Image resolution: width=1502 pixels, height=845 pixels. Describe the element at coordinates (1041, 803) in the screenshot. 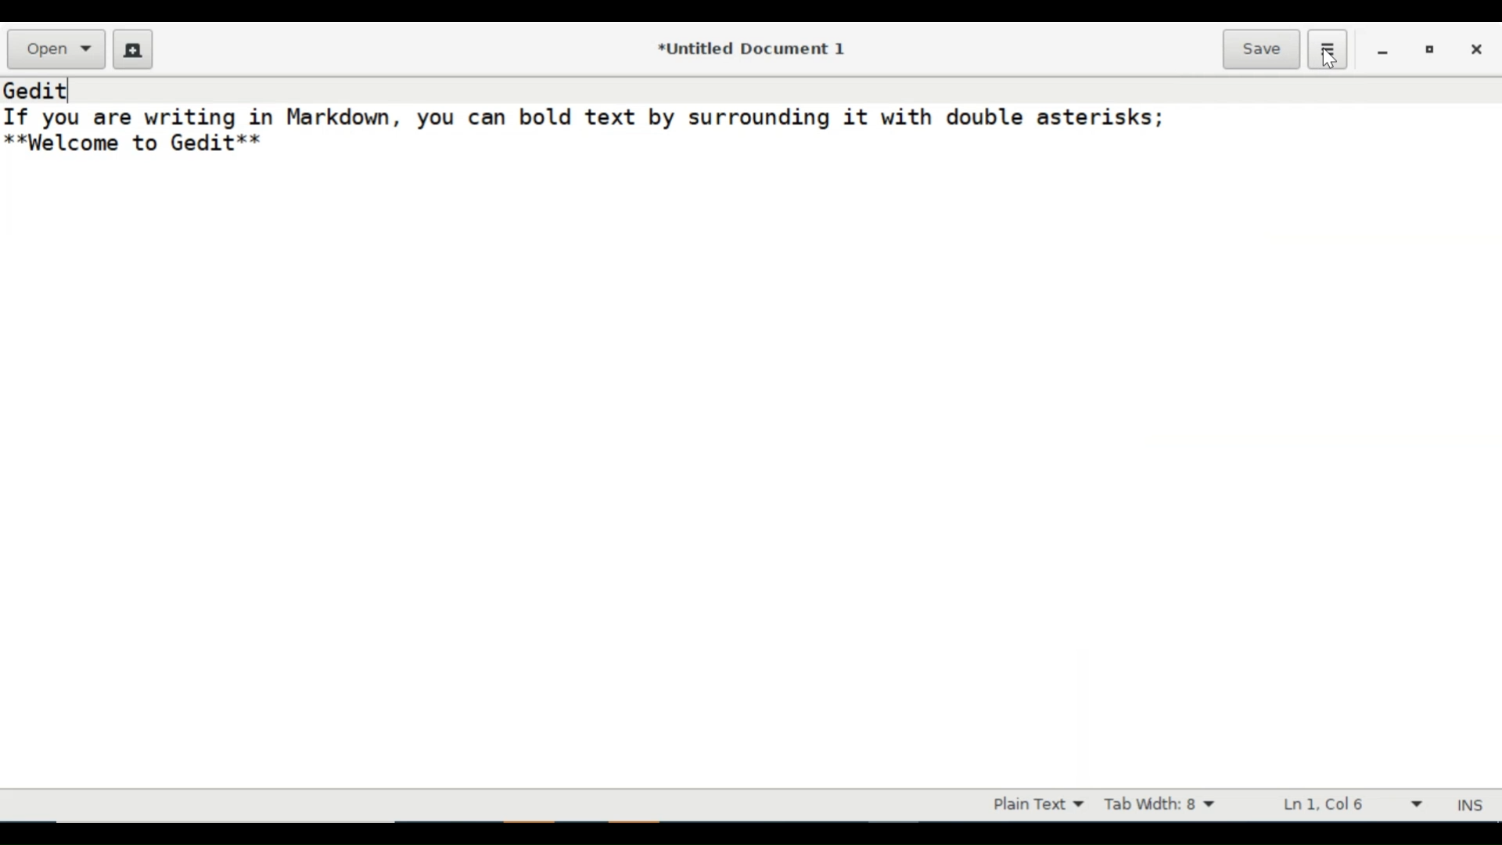

I see `Highlight mode dropdown menu` at that location.